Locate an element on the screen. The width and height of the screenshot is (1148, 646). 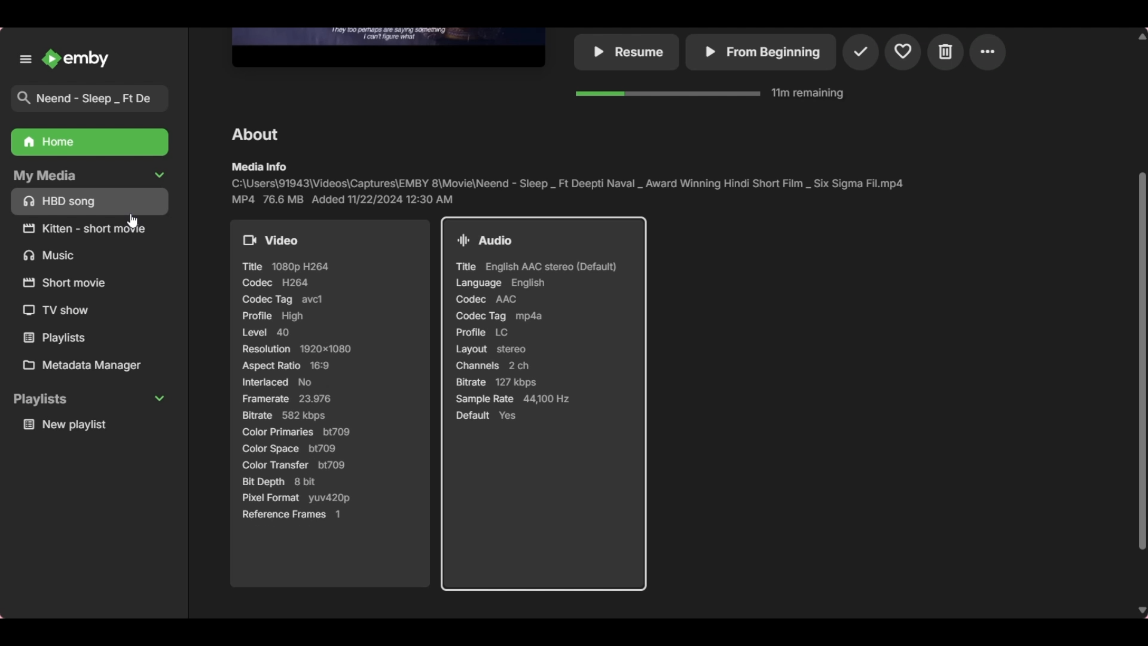
 is located at coordinates (904, 53).